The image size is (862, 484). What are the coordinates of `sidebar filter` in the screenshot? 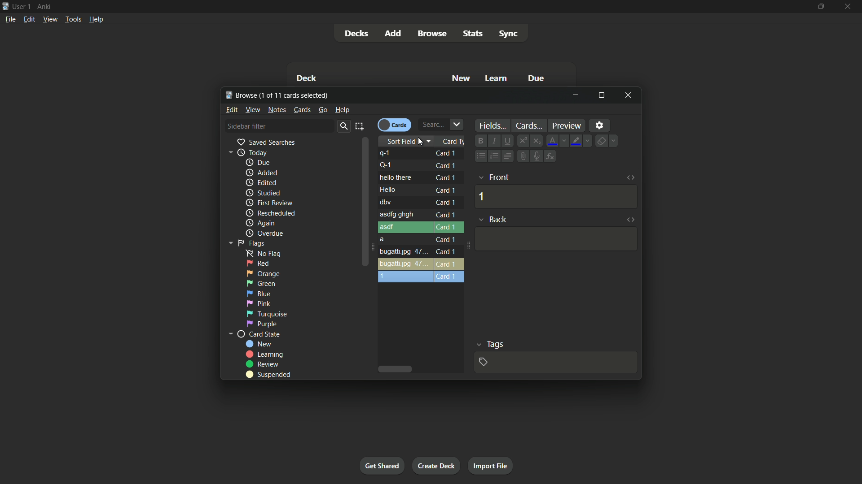 It's located at (251, 126).